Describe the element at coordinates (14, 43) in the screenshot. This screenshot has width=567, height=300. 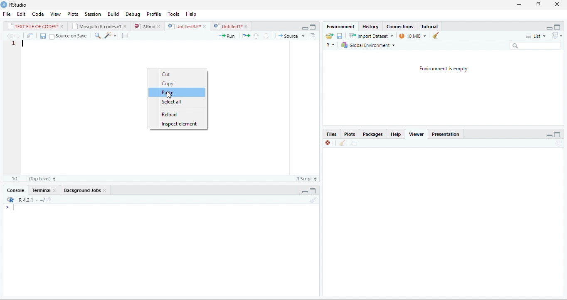
I see `1` at that location.